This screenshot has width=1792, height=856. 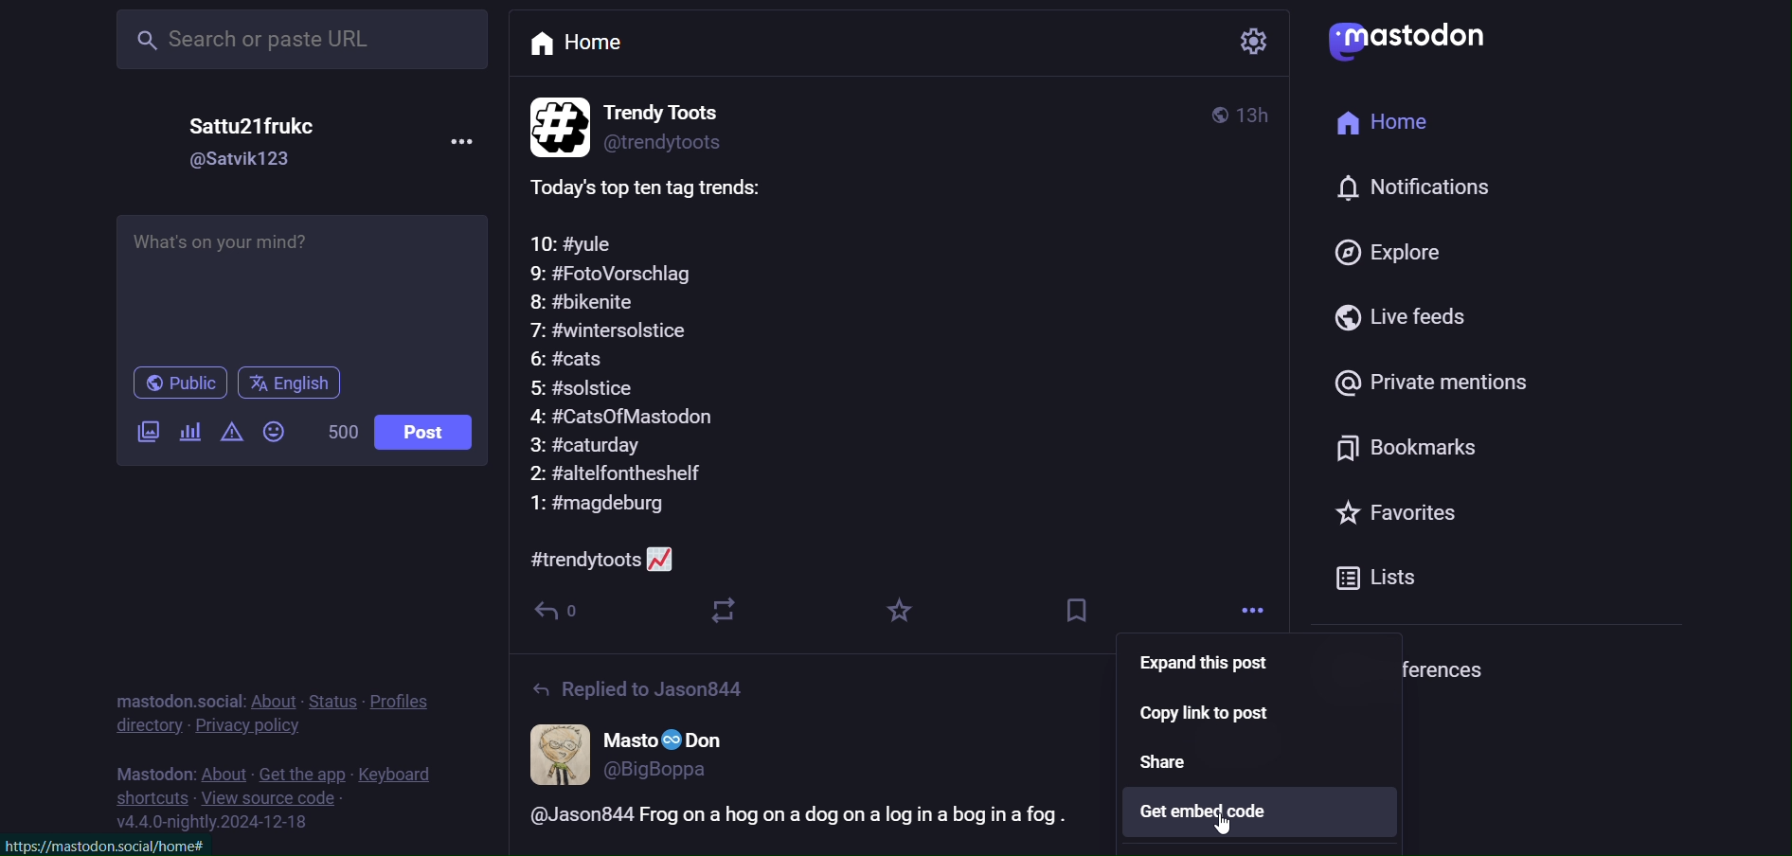 What do you see at coordinates (236, 127) in the screenshot?
I see `username` at bounding box center [236, 127].